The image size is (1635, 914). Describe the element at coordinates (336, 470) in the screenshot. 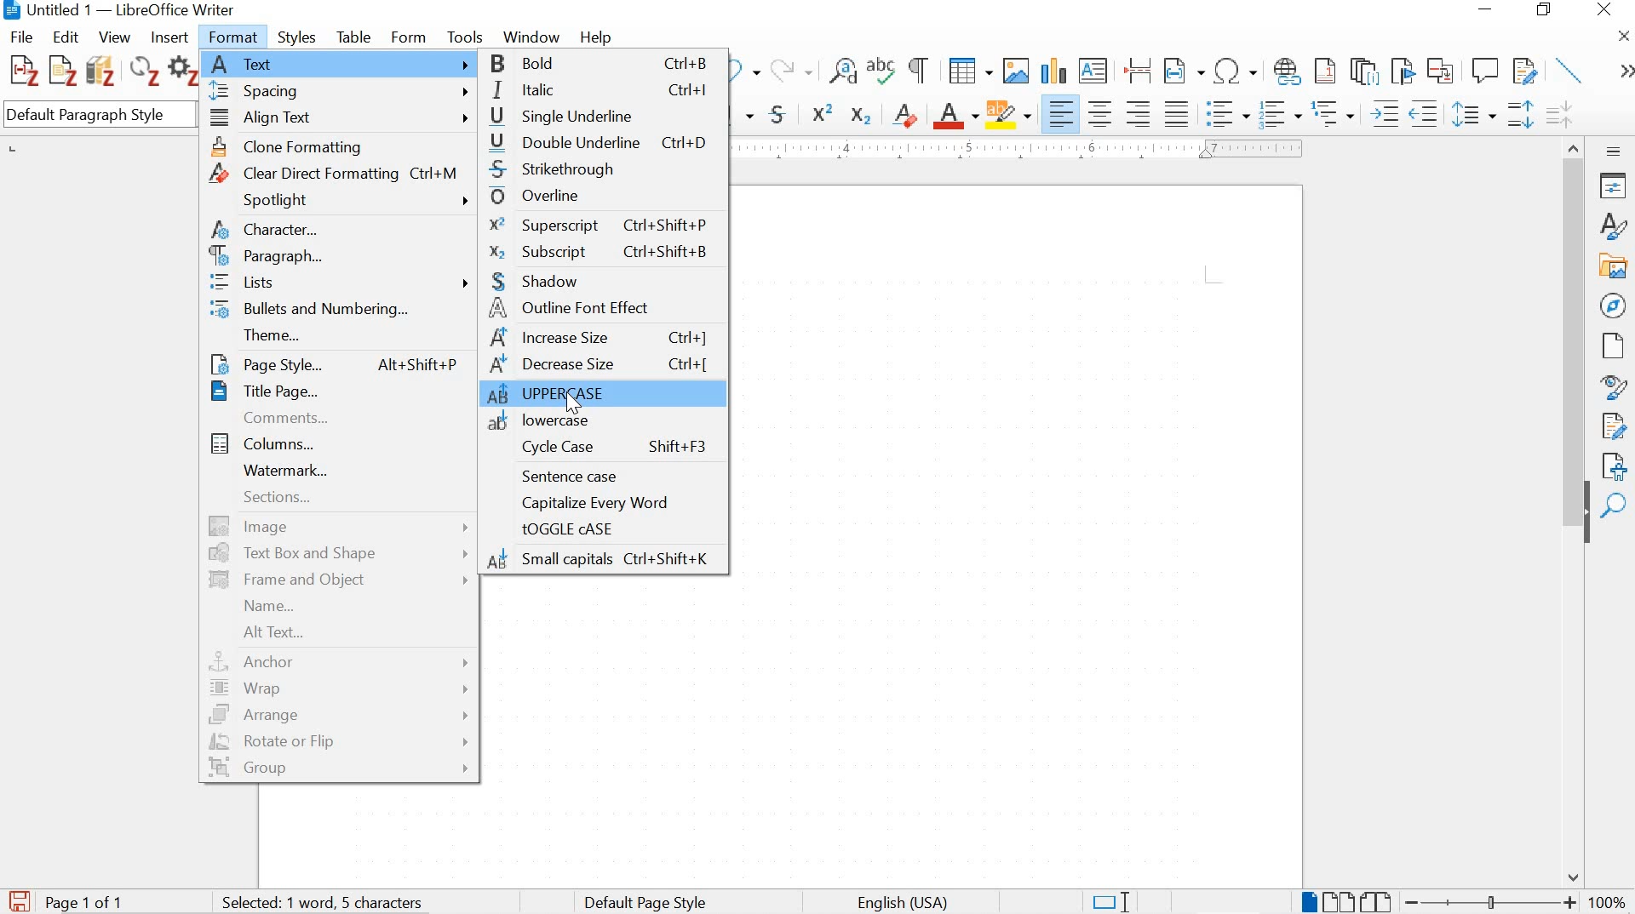

I see `watermark` at that location.